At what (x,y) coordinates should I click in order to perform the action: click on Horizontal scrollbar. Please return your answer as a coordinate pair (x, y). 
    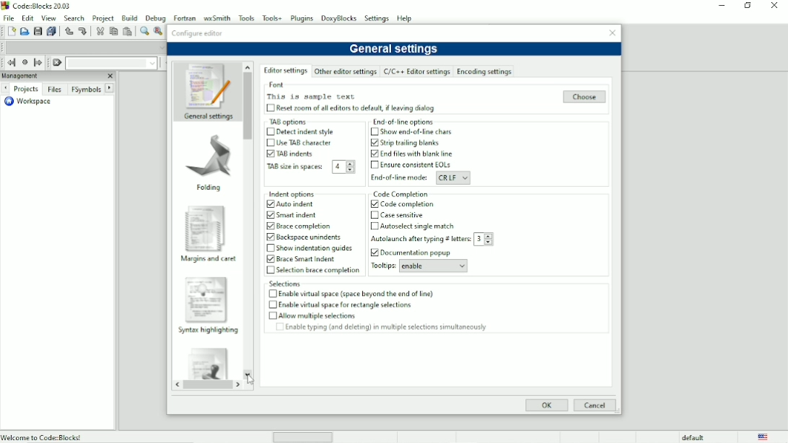
    Looking at the image, I should click on (207, 386).